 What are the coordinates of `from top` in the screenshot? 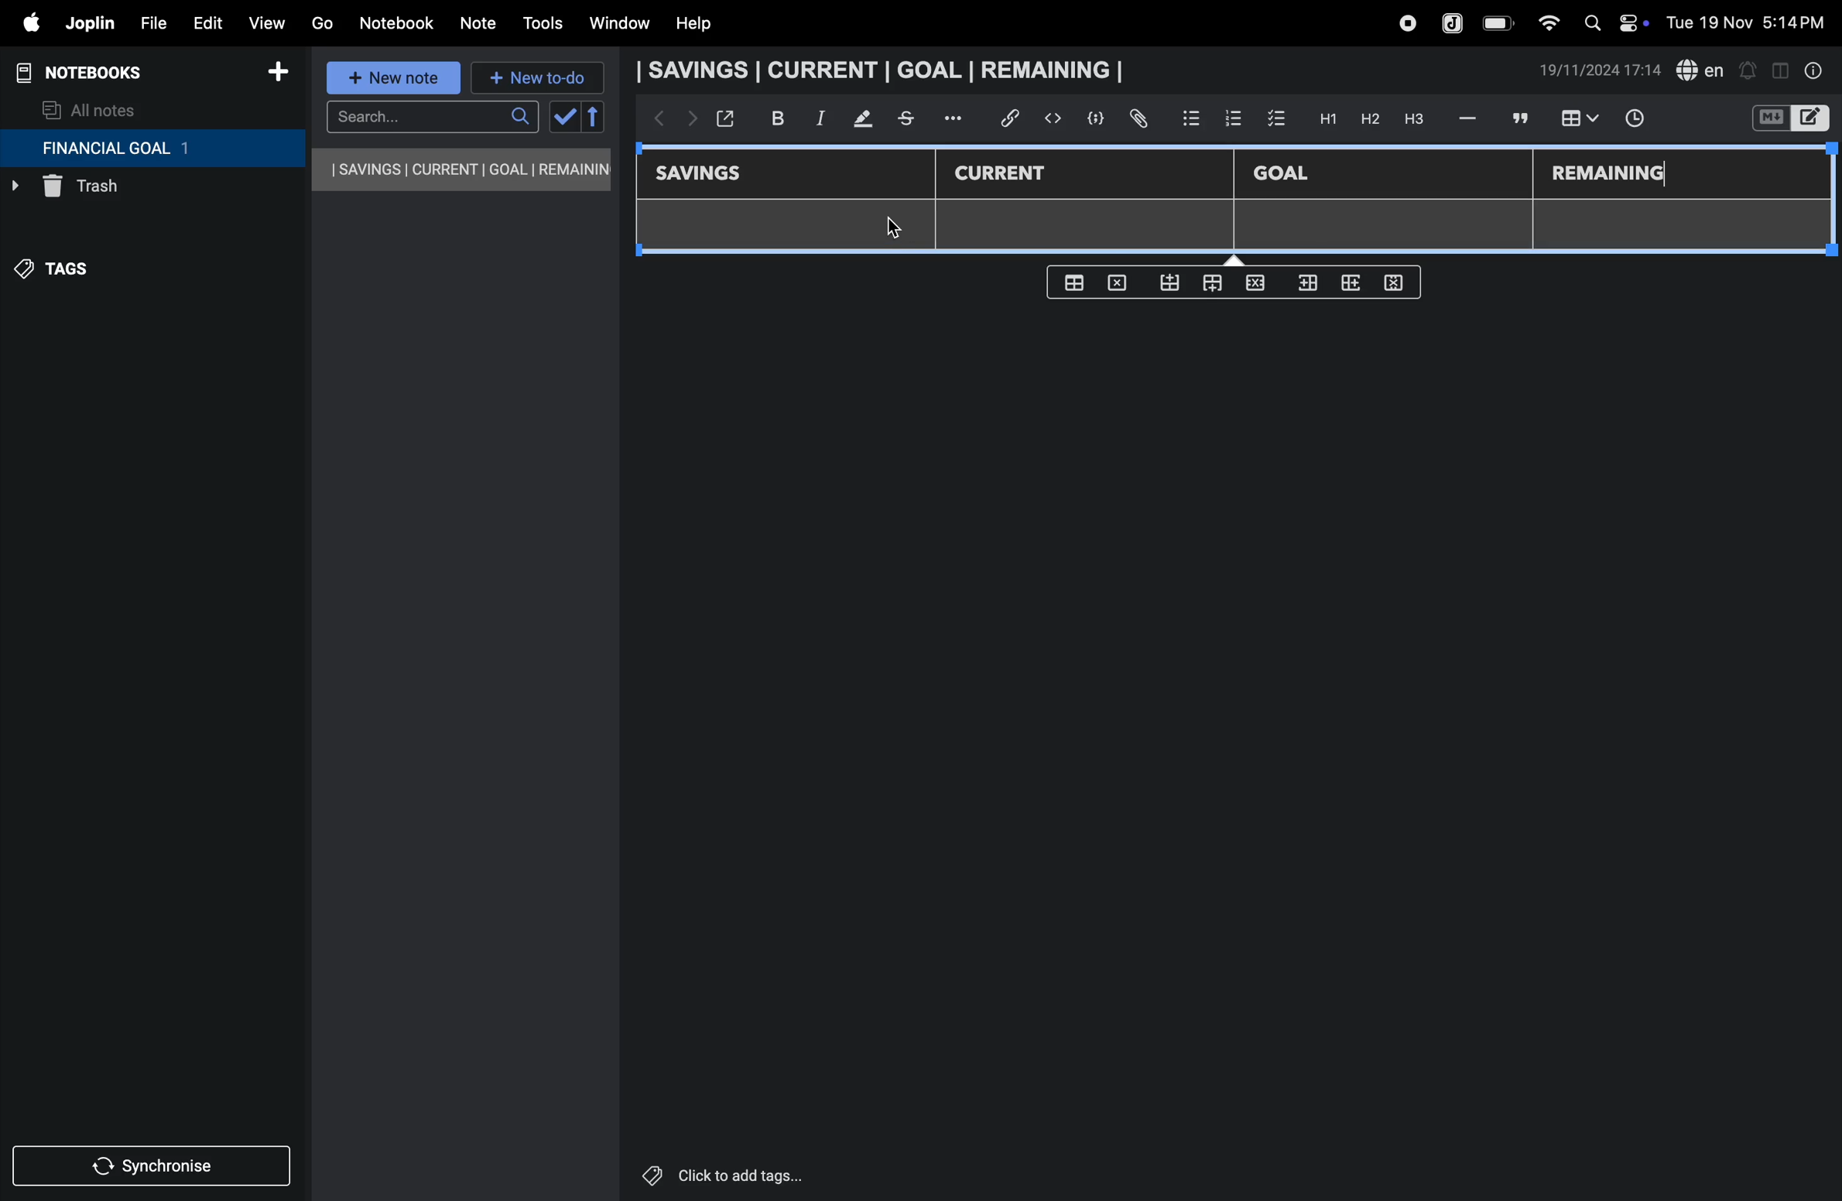 It's located at (1209, 285).